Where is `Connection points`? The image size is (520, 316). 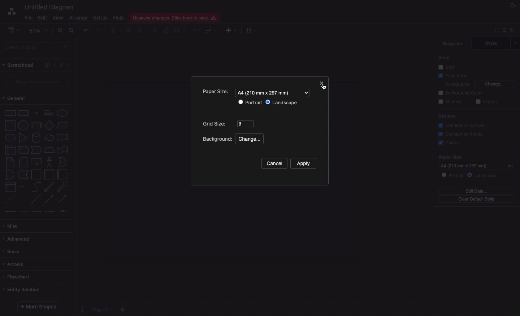
Connection points is located at coordinates (460, 134).